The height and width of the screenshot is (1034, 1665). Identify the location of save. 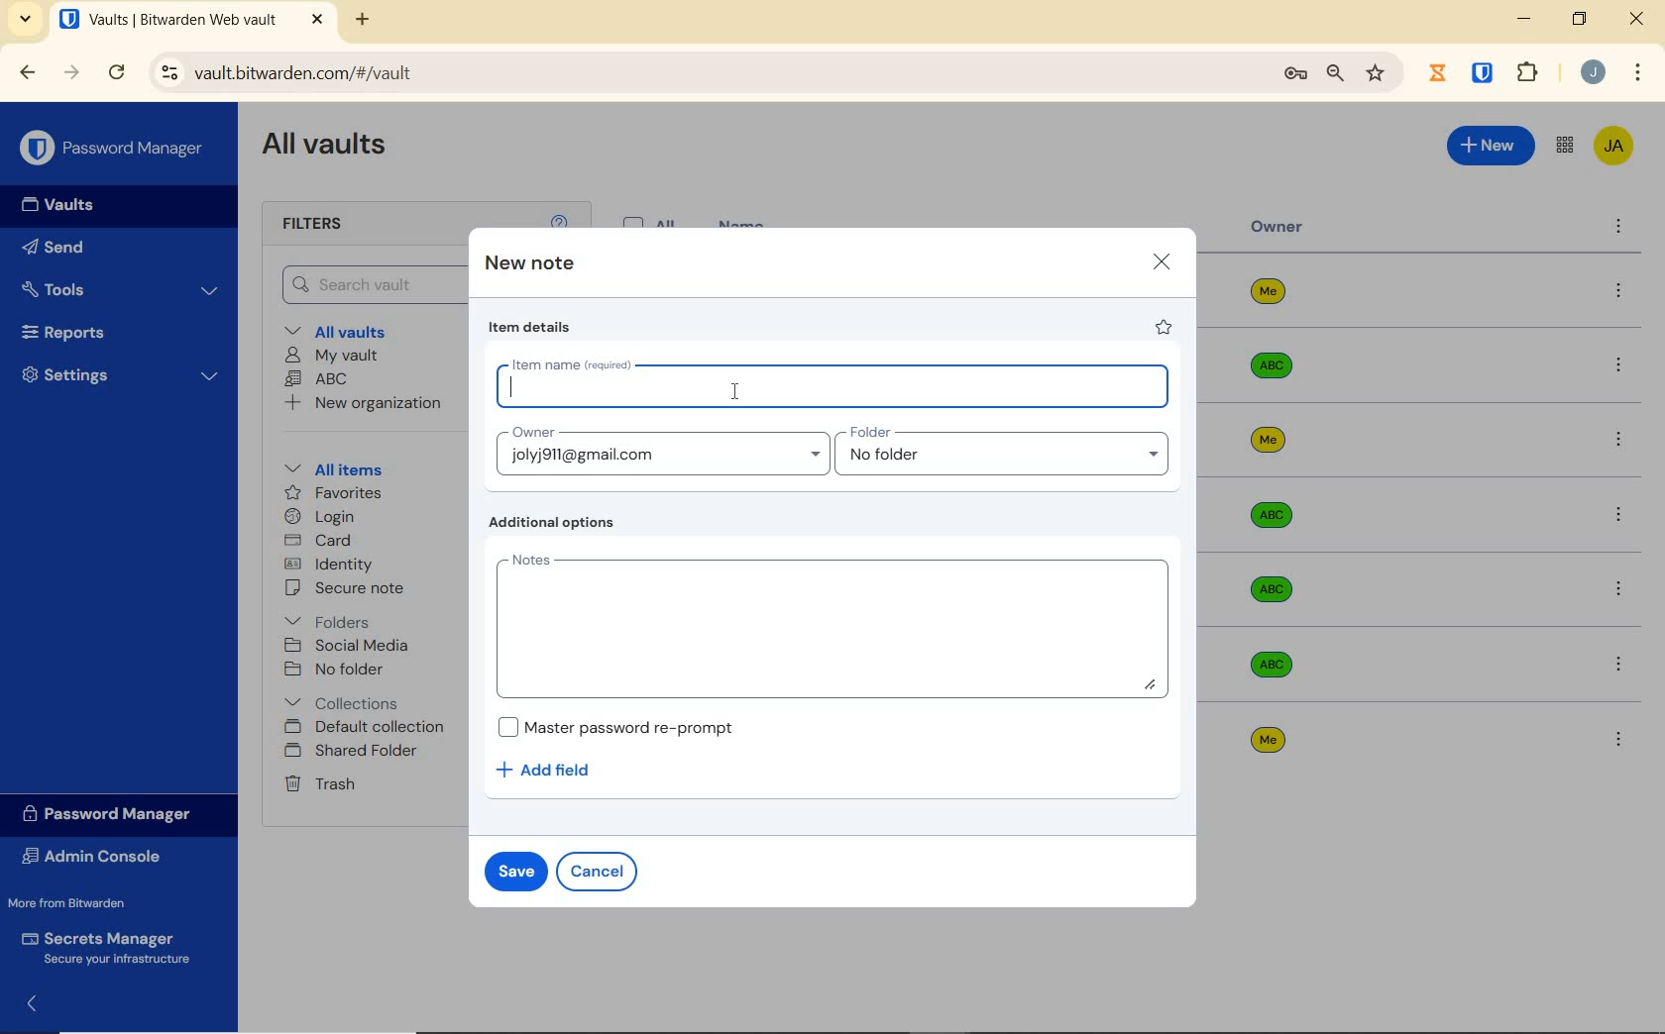
(516, 870).